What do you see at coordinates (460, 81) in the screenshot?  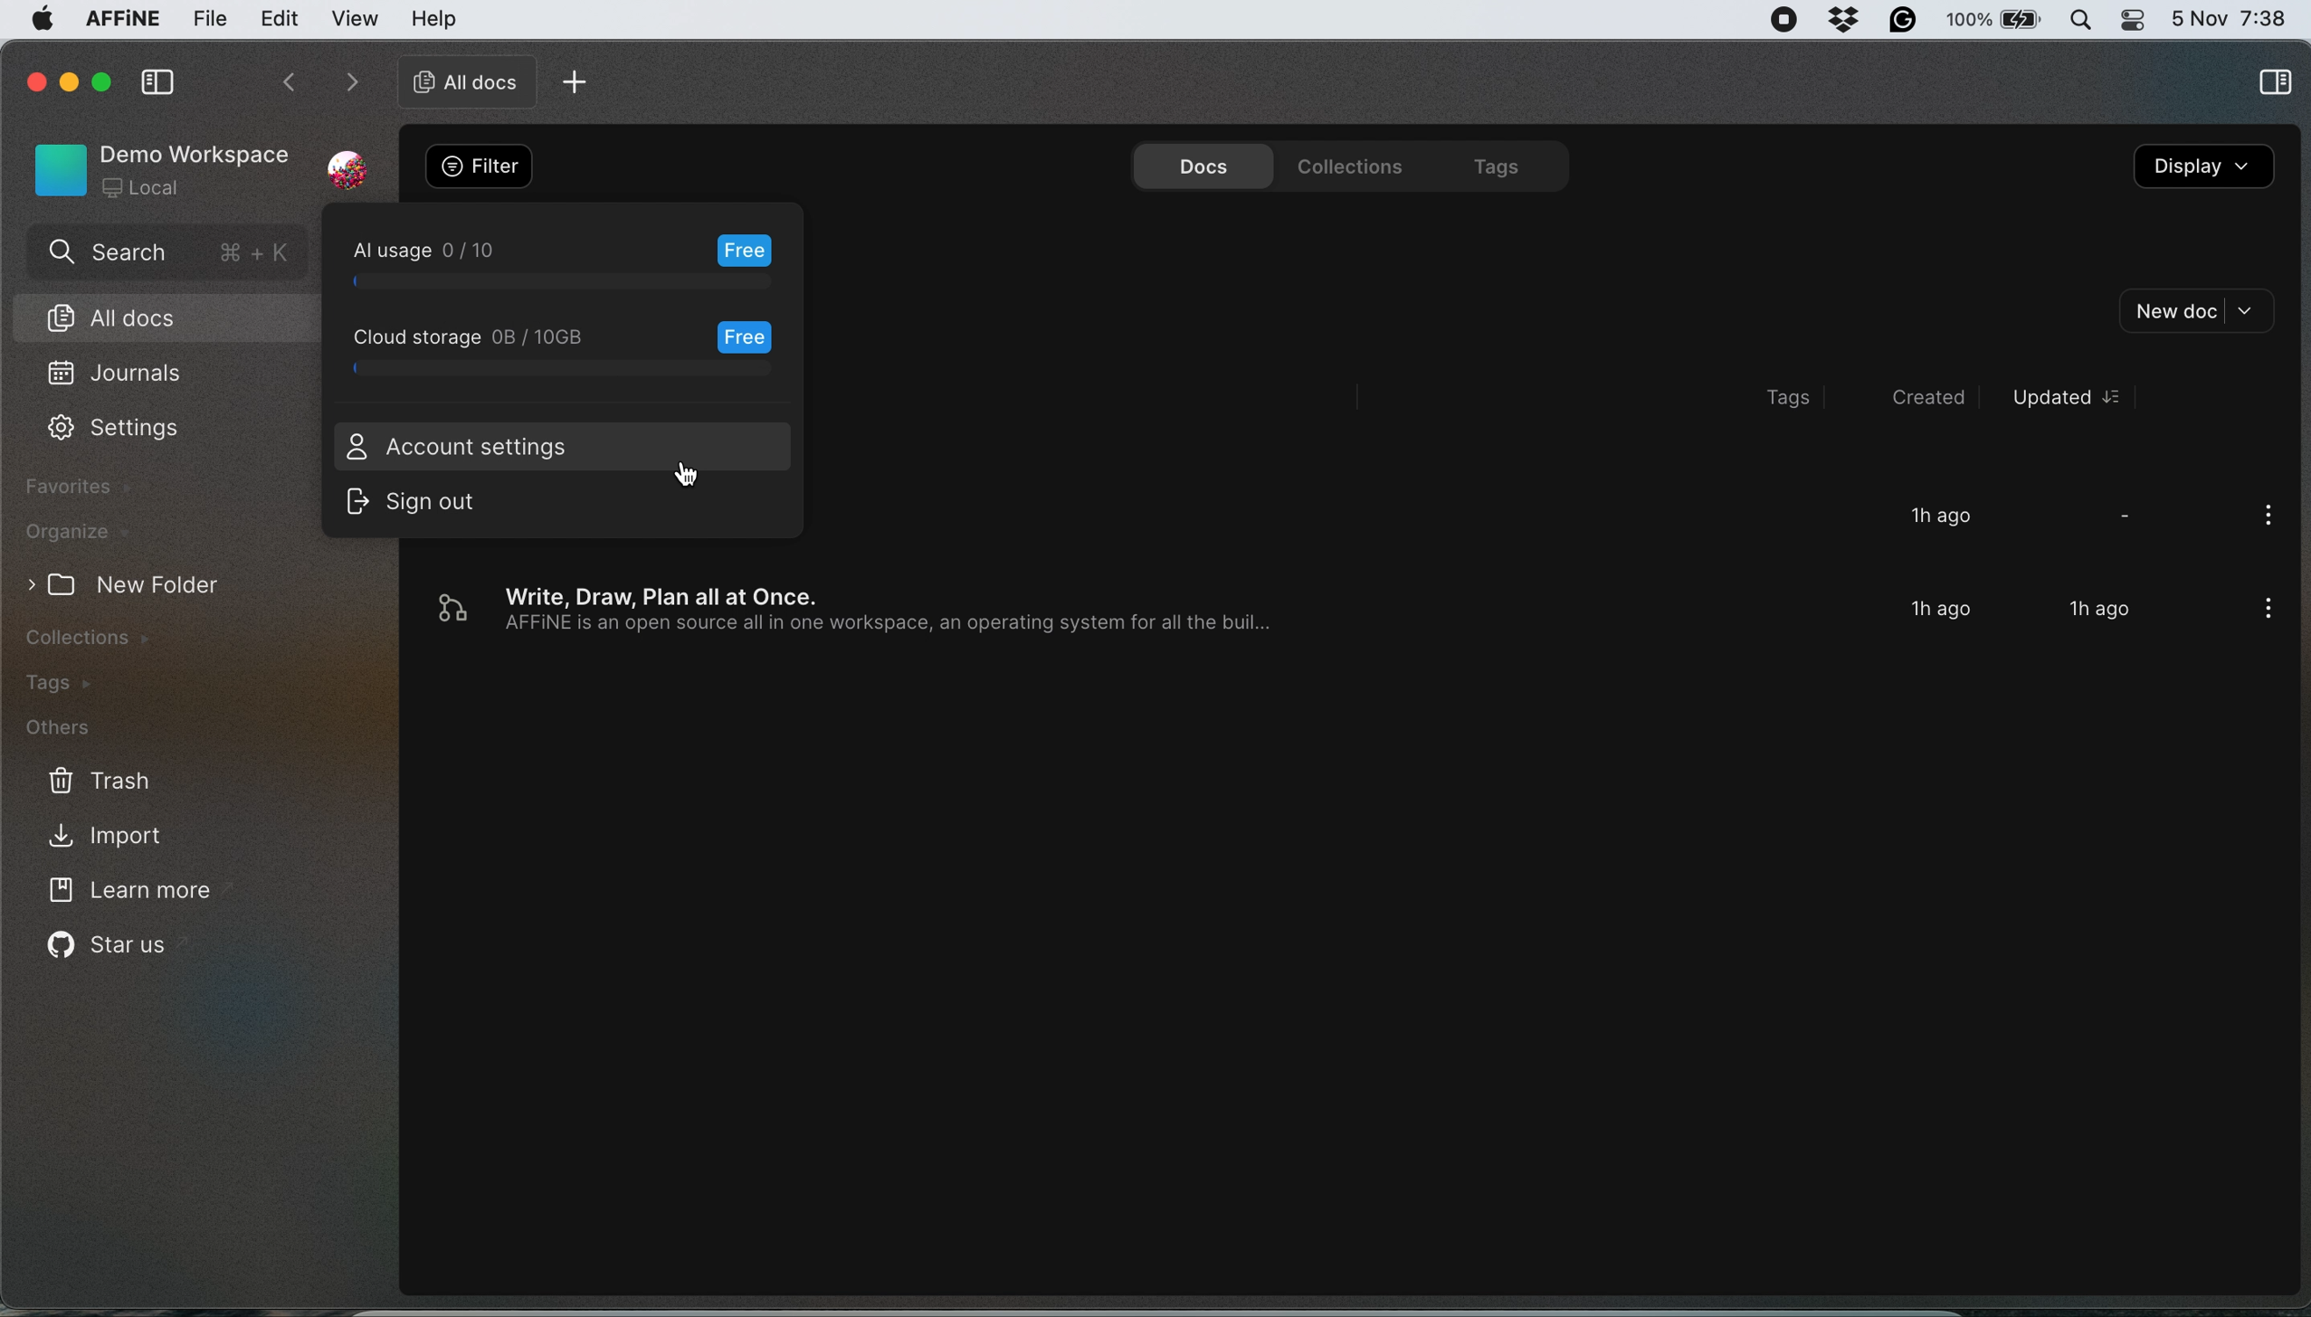 I see `all docs` at bounding box center [460, 81].